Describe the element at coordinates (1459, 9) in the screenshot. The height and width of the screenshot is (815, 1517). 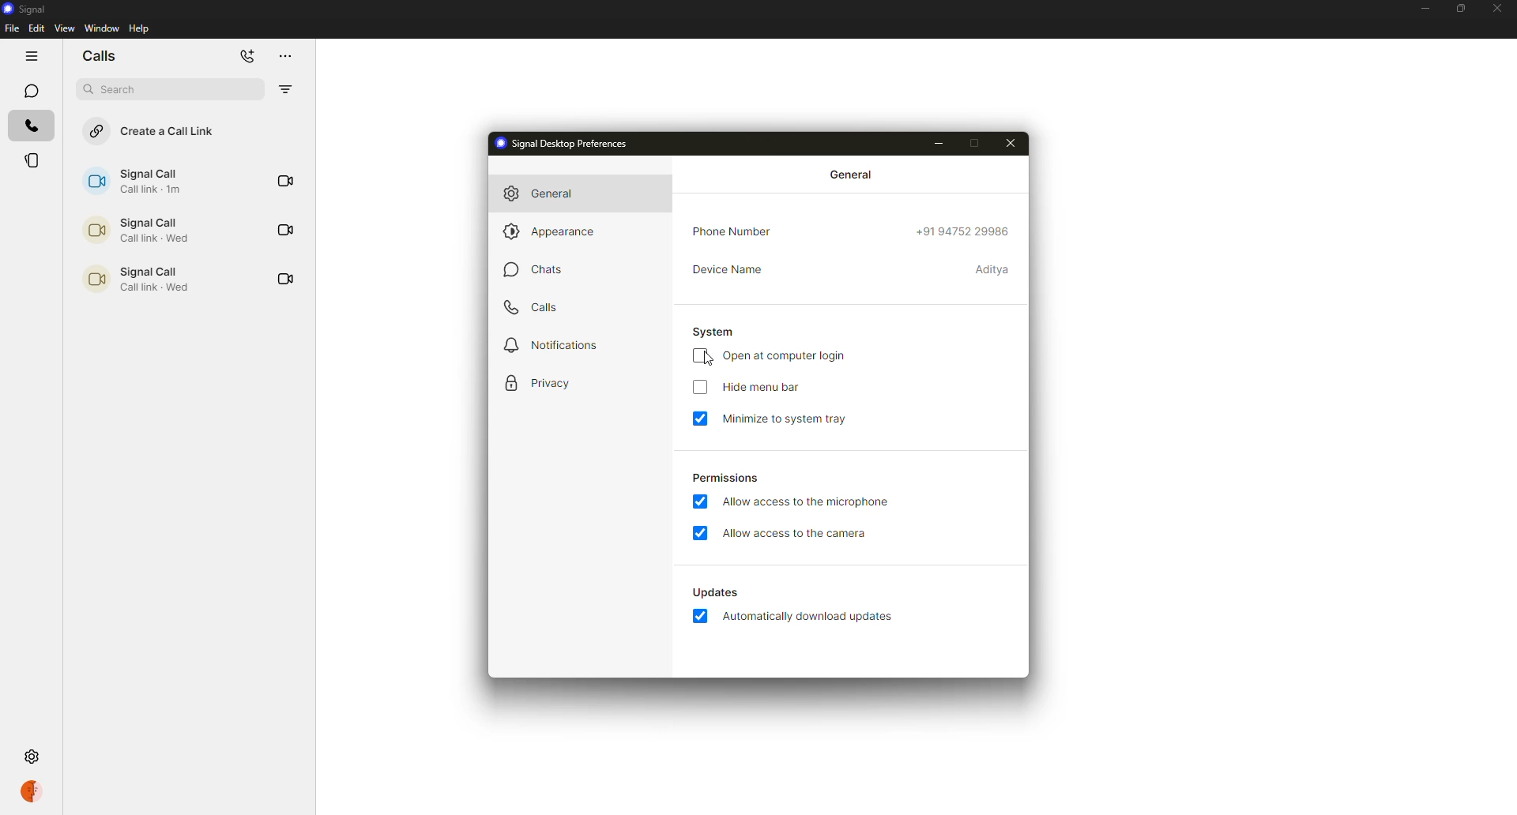
I see `maximize` at that location.